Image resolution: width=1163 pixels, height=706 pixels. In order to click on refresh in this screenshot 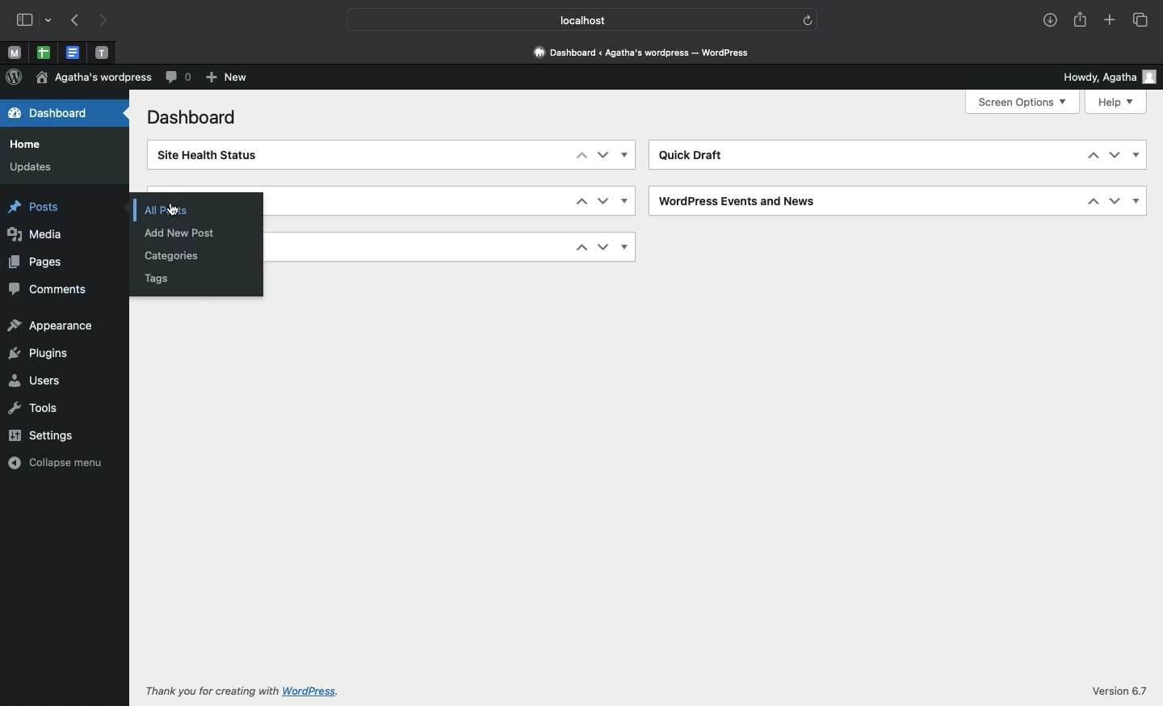, I will do `click(810, 18)`.